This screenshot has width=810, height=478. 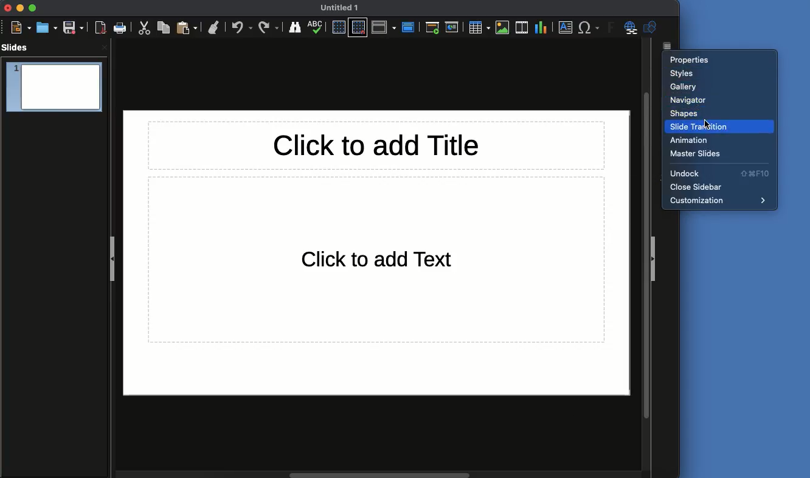 What do you see at coordinates (646, 254) in the screenshot?
I see `Scroll` at bounding box center [646, 254].